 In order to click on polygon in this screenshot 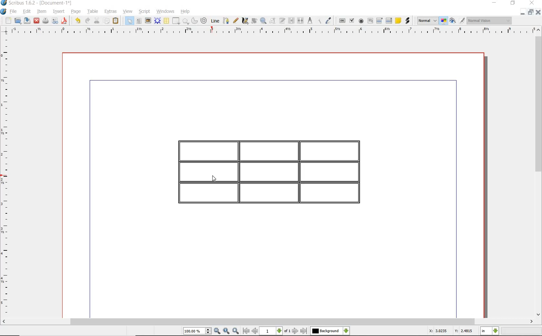, I will do `click(186, 21)`.